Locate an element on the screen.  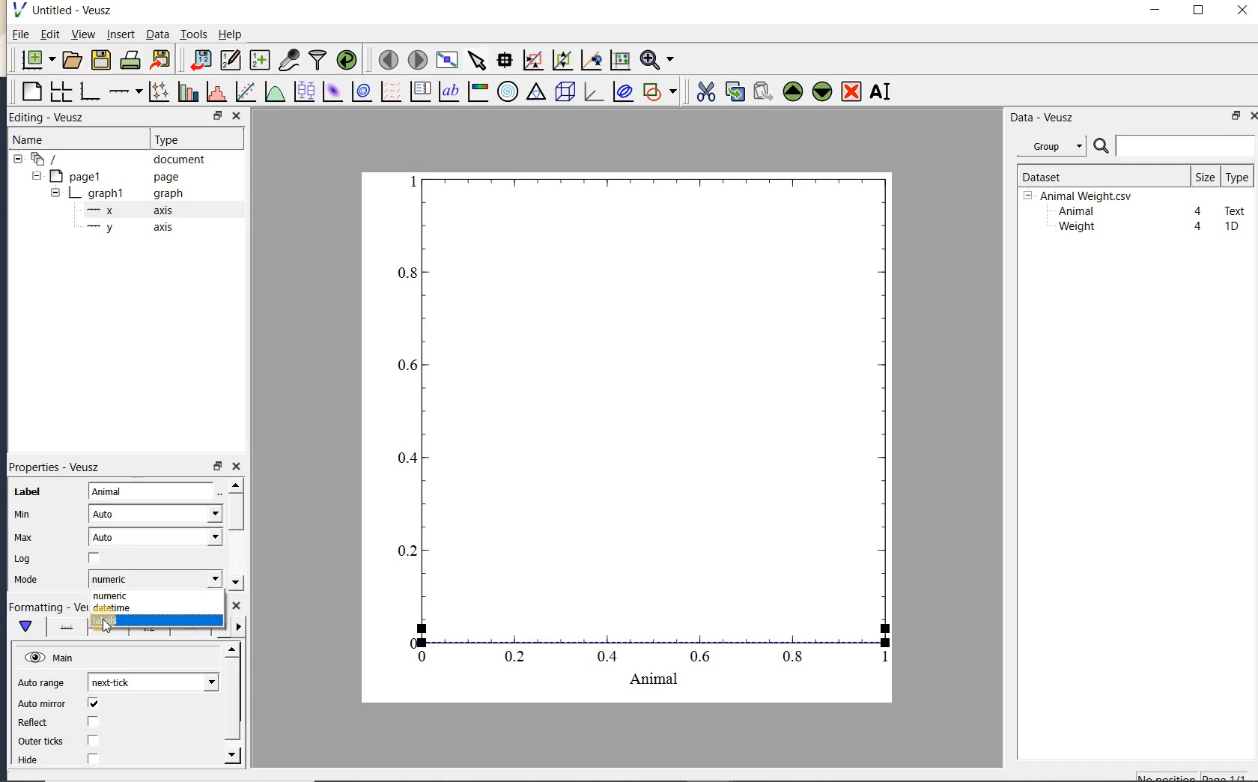
click to reset graph axes is located at coordinates (620, 61).